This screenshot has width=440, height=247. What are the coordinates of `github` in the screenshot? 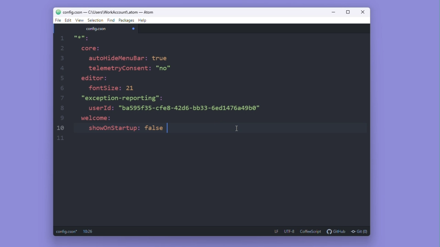 It's located at (337, 232).